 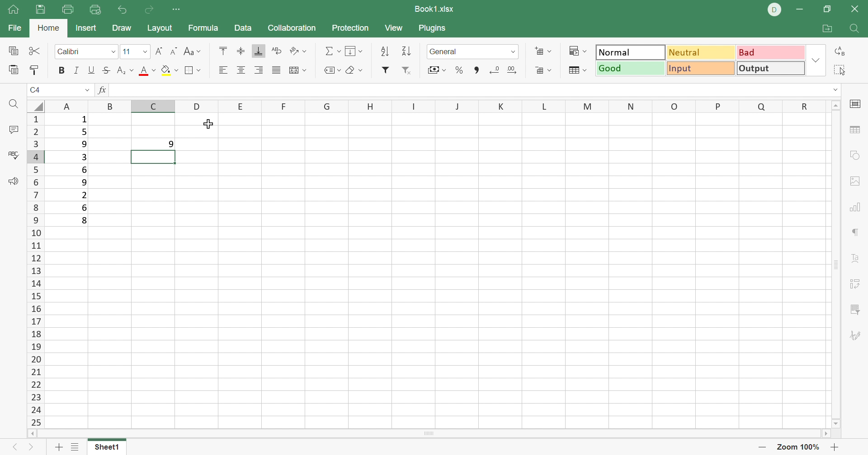 I want to click on selected cell, so click(x=152, y=157).